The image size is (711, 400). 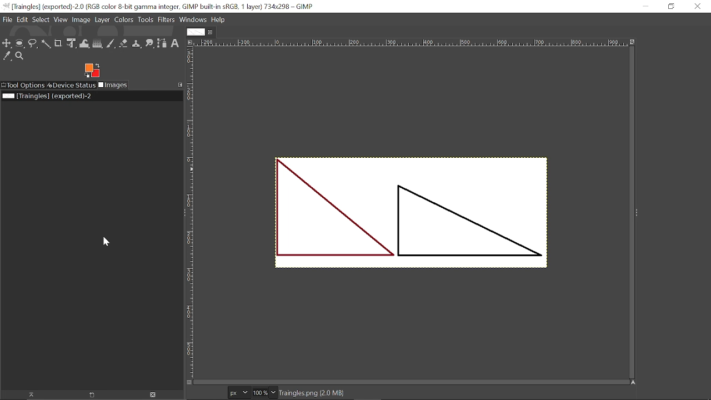 What do you see at coordinates (239, 392) in the screenshot?
I see `Pixel` at bounding box center [239, 392].